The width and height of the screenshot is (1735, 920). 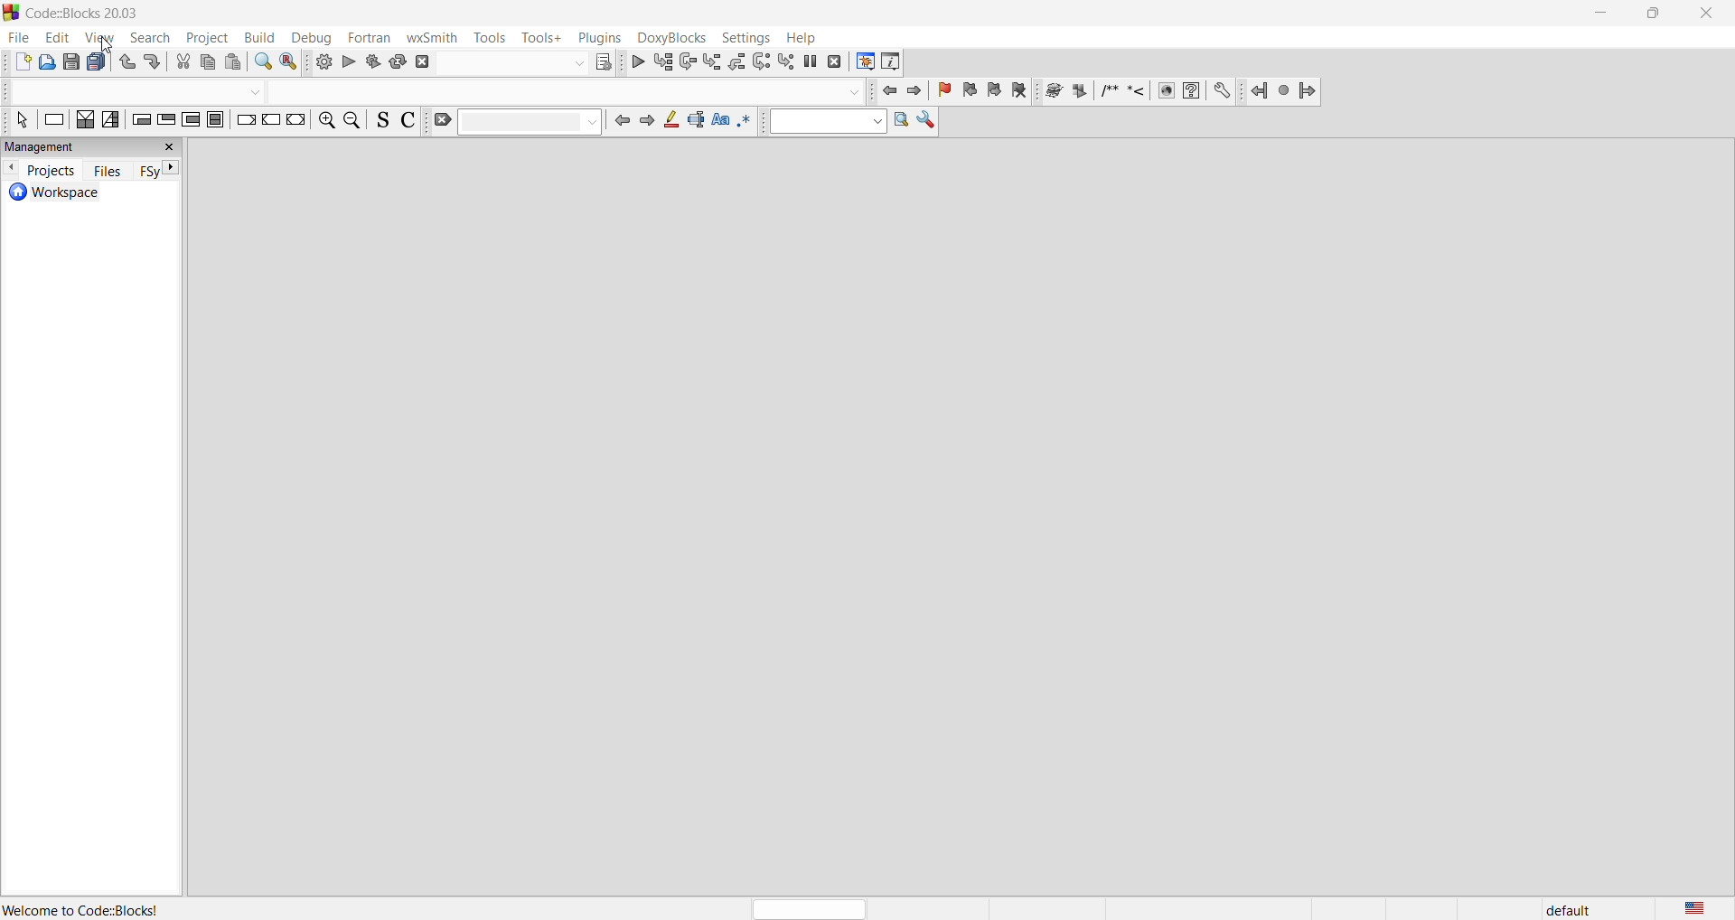 What do you see at coordinates (102, 47) in the screenshot?
I see `Cursor` at bounding box center [102, 47].